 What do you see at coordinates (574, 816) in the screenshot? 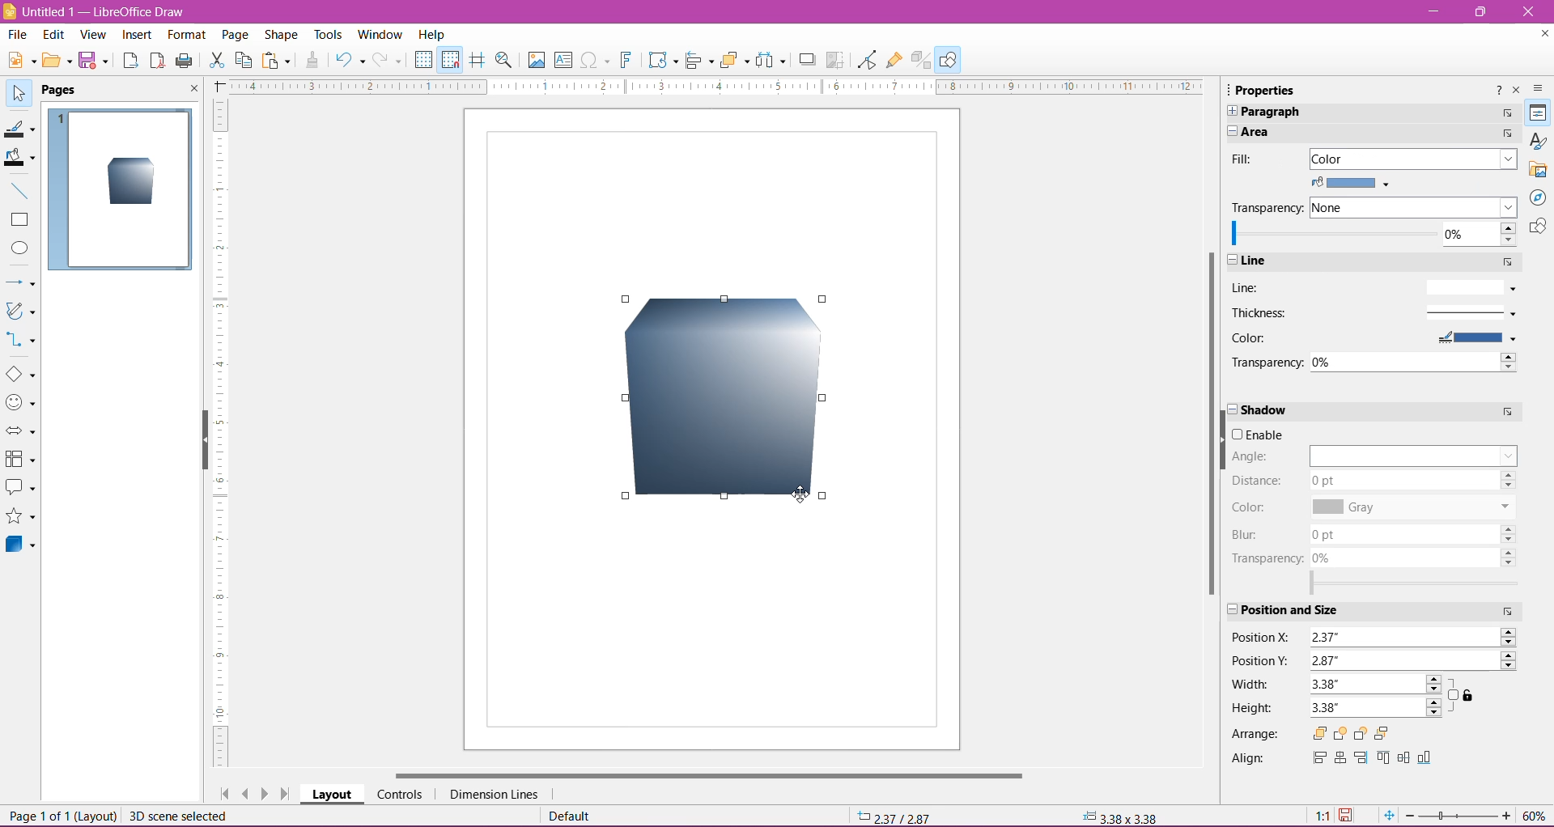
I see `Default` at bounding box center [574, 816].